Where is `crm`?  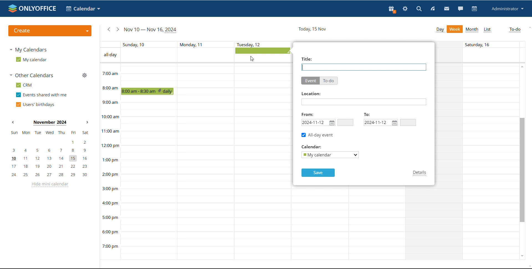
crm is located at coordinates (24, 85).